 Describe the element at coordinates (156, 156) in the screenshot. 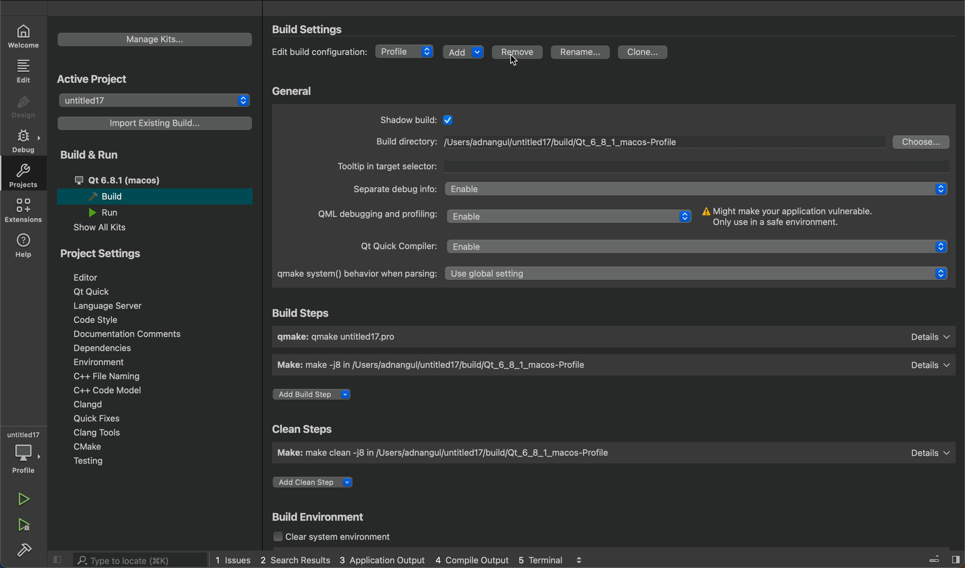

I see `build and run` at that location.